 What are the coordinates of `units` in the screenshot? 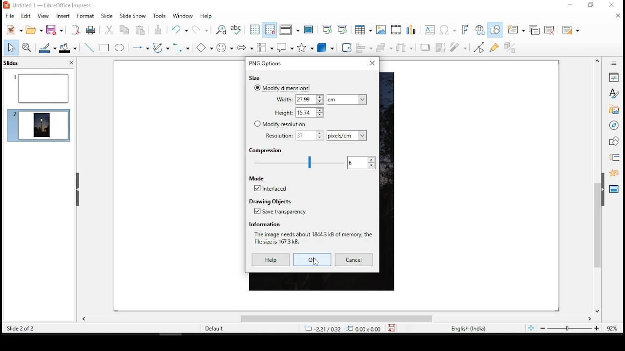 It's located at (347, 136).